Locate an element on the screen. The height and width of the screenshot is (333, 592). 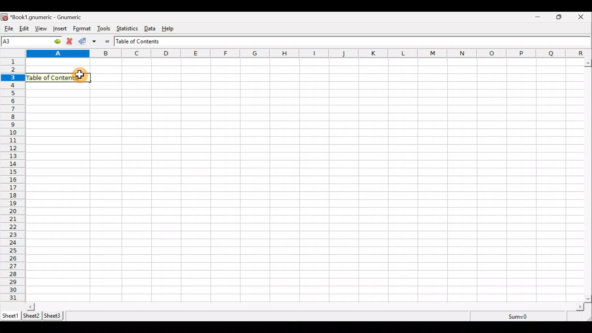
Sum=0 is located at coordinates (519, 317).